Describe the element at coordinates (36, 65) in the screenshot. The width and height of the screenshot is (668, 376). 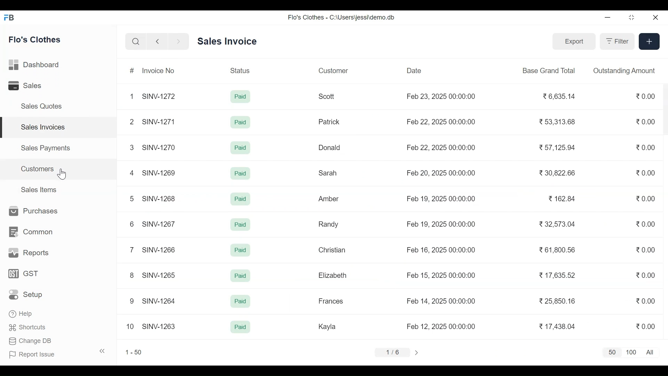
I see `Dashboard` at that location.